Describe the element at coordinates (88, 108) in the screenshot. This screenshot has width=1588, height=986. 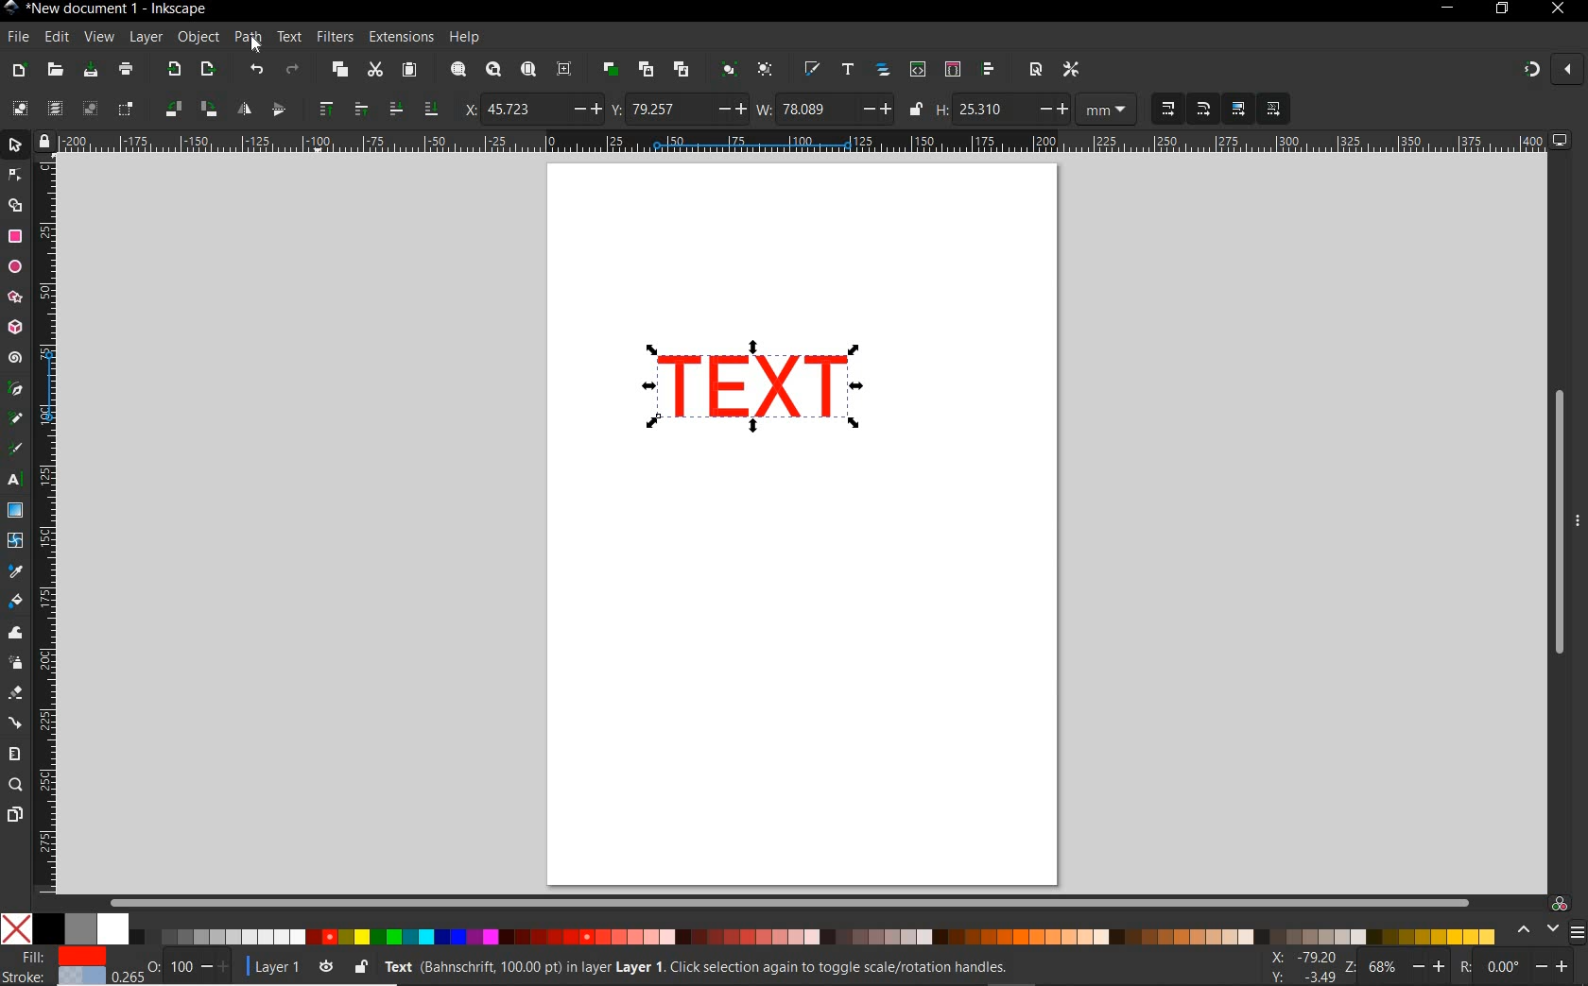
I see `DESELECT` at that location.